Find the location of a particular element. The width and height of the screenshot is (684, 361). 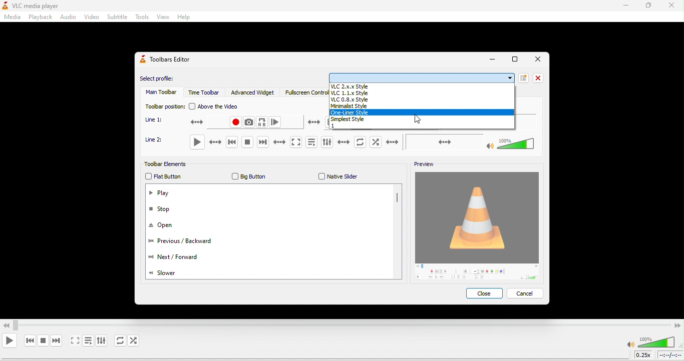

show extended settings is located at coordinates (102, 342).